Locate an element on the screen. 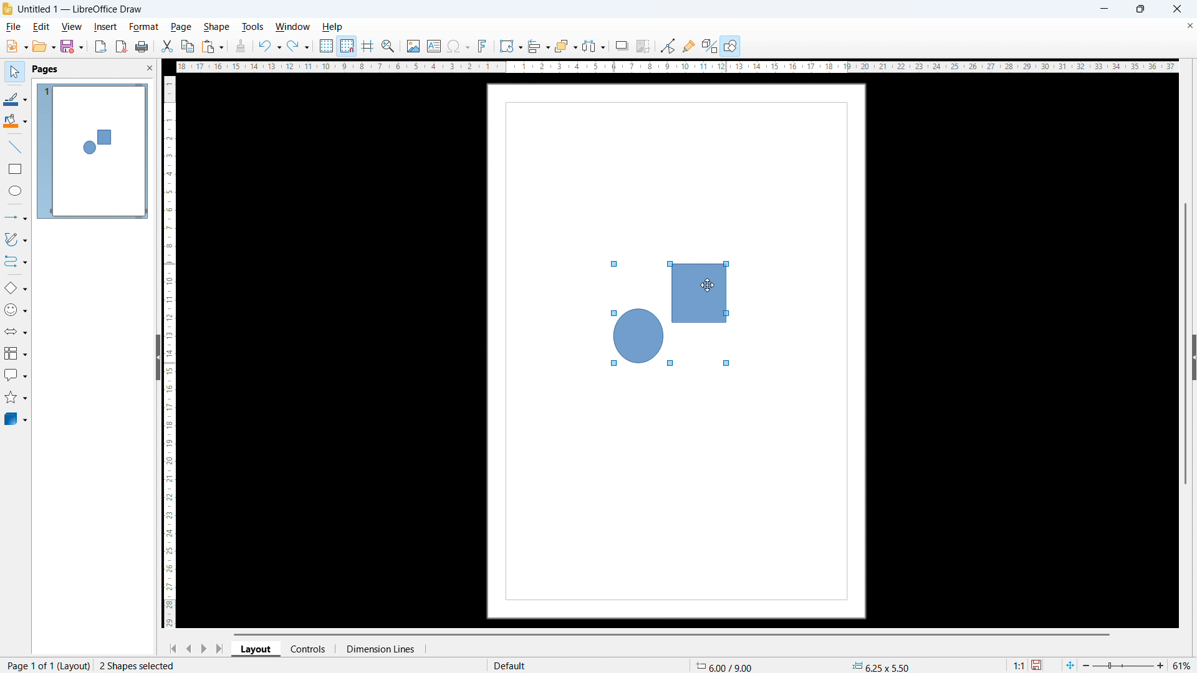 This screenshot has width=1197, height=673. hide pane is located at coordinates (158, 357).